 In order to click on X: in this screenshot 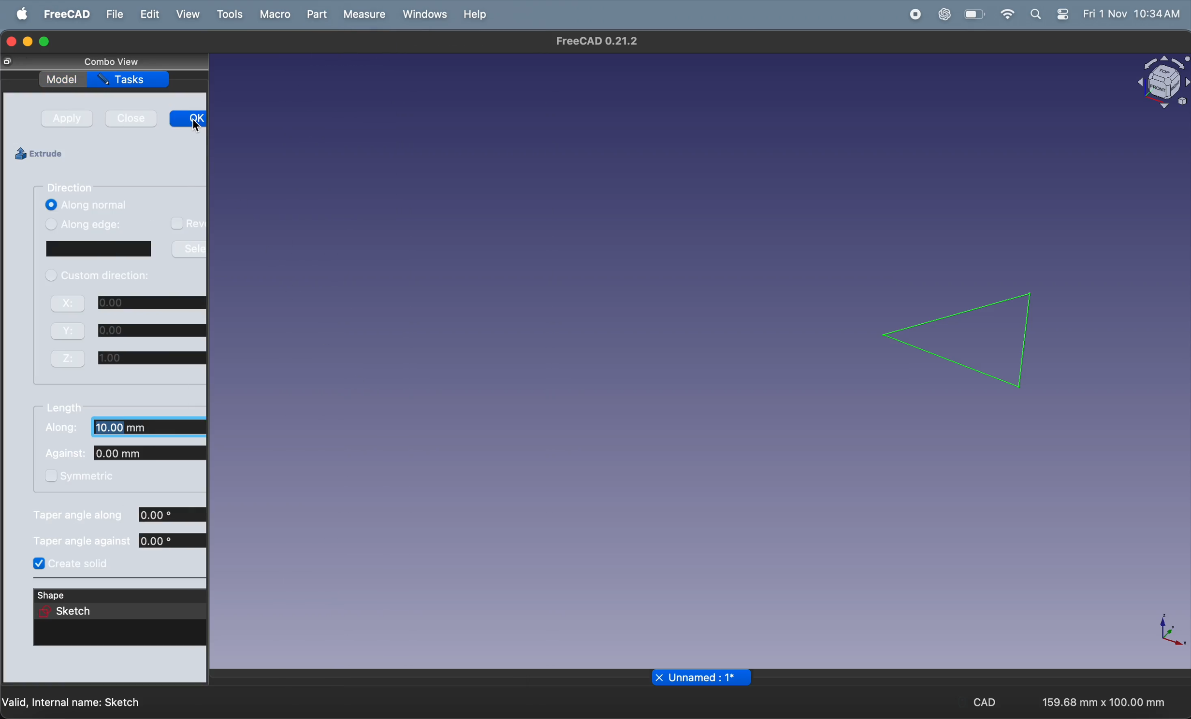, I will do `click(70, 303)`.